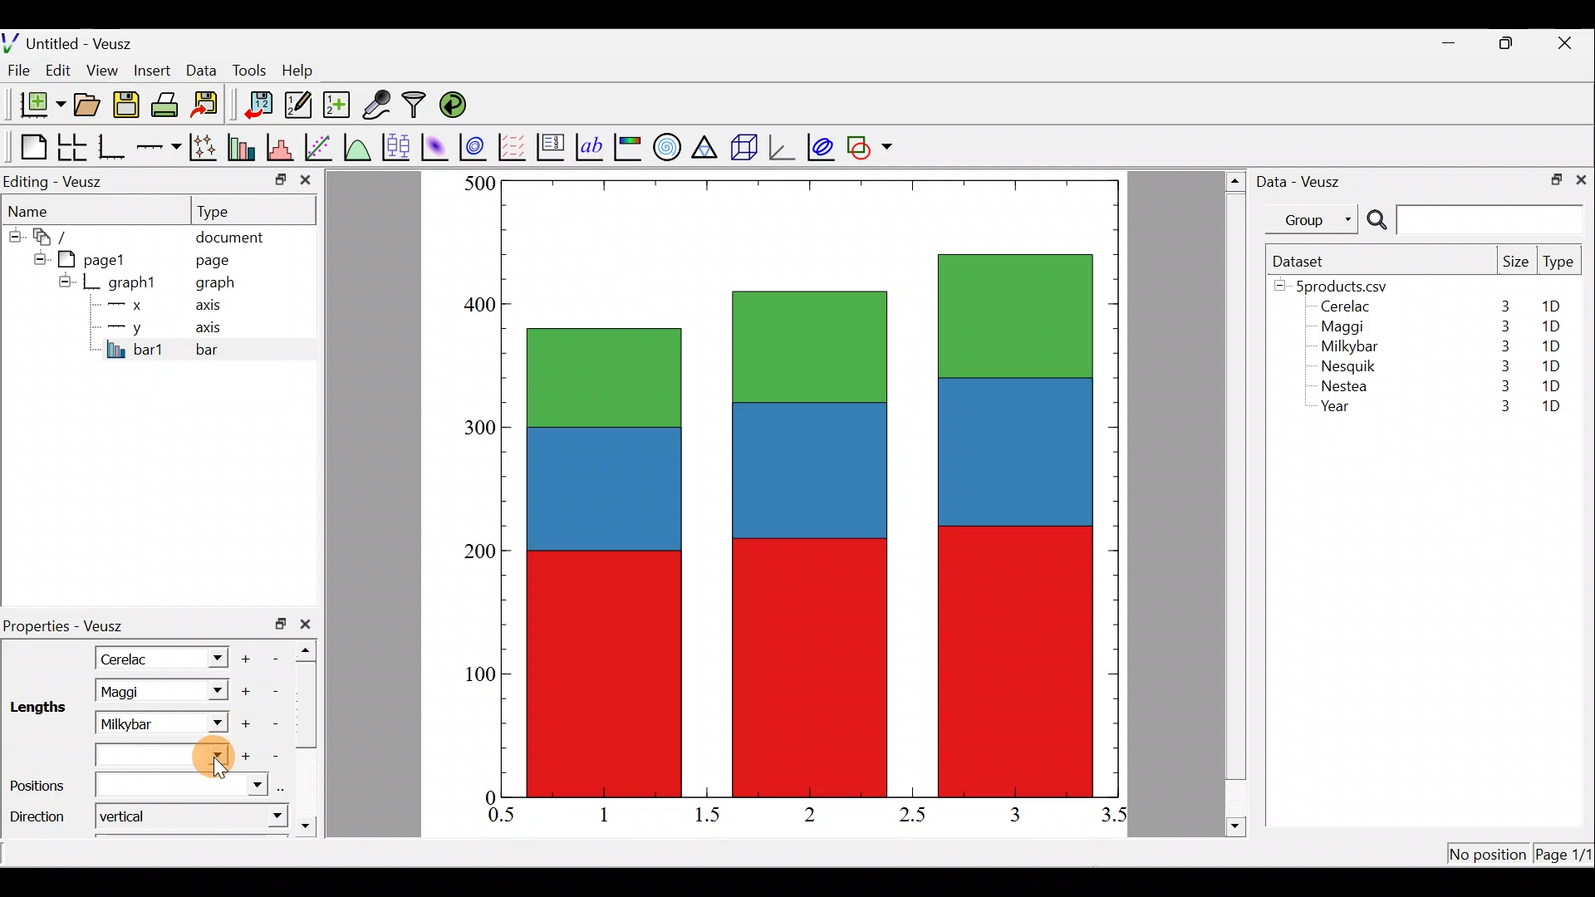 Image resolution: width=1595 pixels, height=897 pixels. What do you see at coordinates (113, 147) in the screenshot?
I see `Base graph` at bounding box center [113, 147].